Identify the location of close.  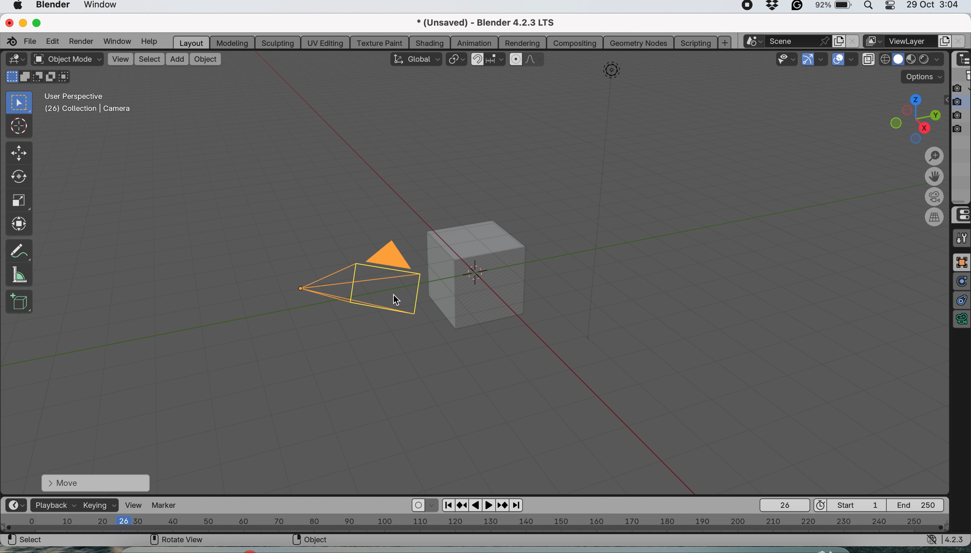
(957, 42).